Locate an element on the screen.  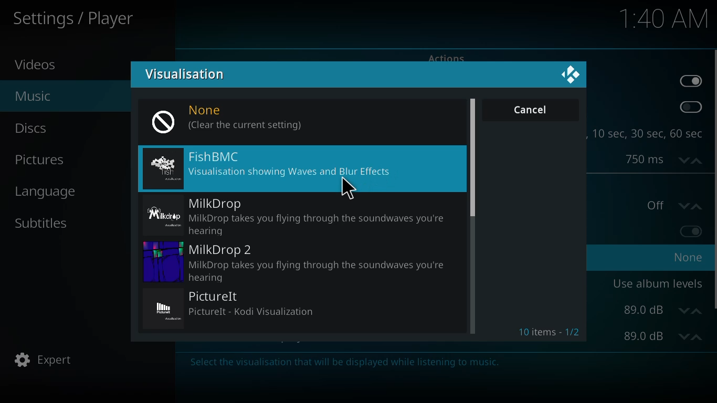
none is located at coordinates (303, 118).